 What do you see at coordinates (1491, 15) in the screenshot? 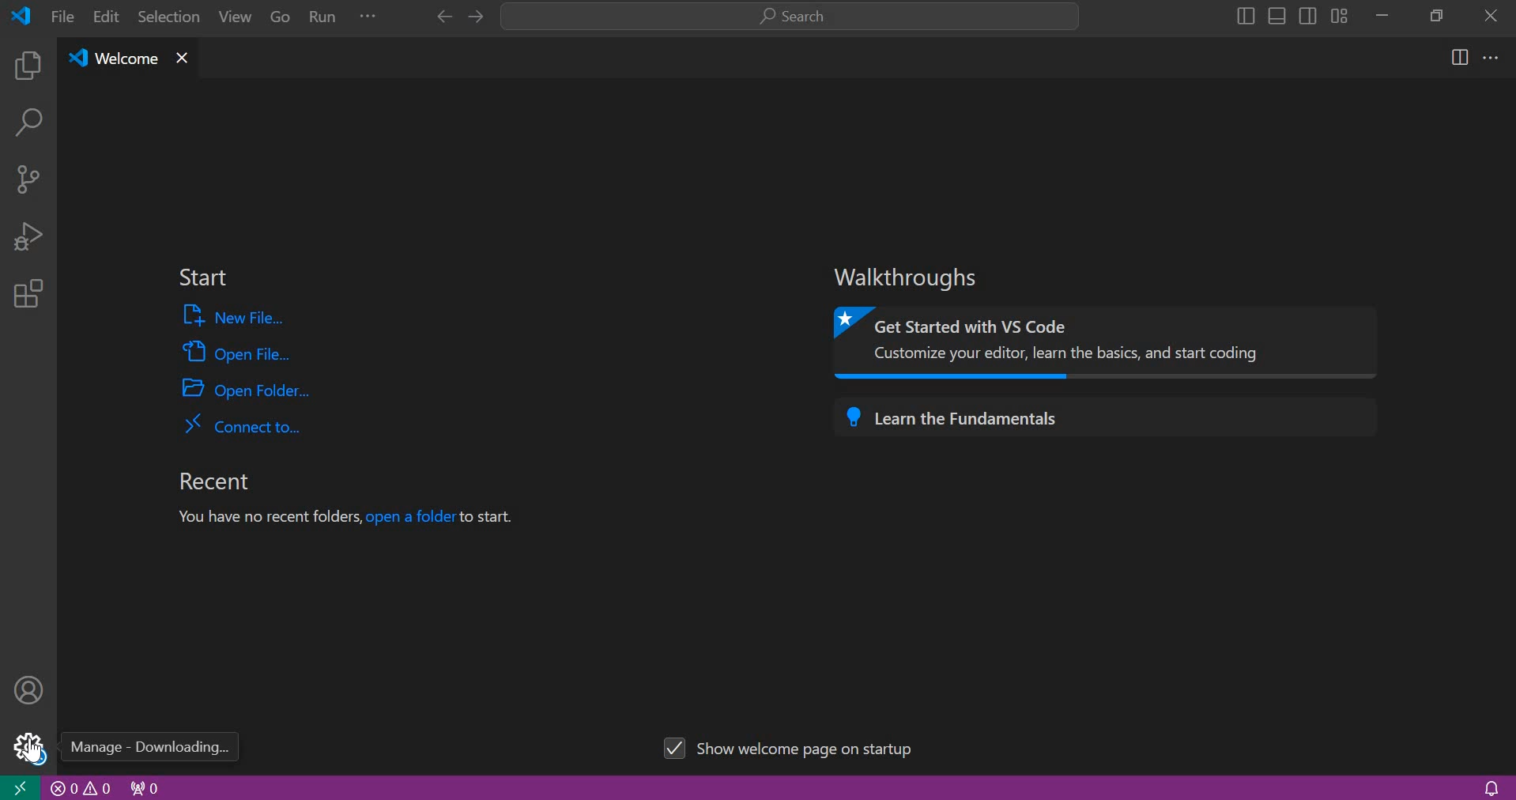
I see `close` at bounding box center [1491, 15].